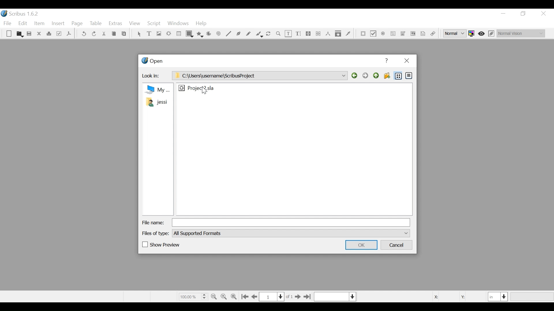 The height and width of the screenshot is (311, 554). I want to click on Select the visual appearance of the display, so click(521, 33).